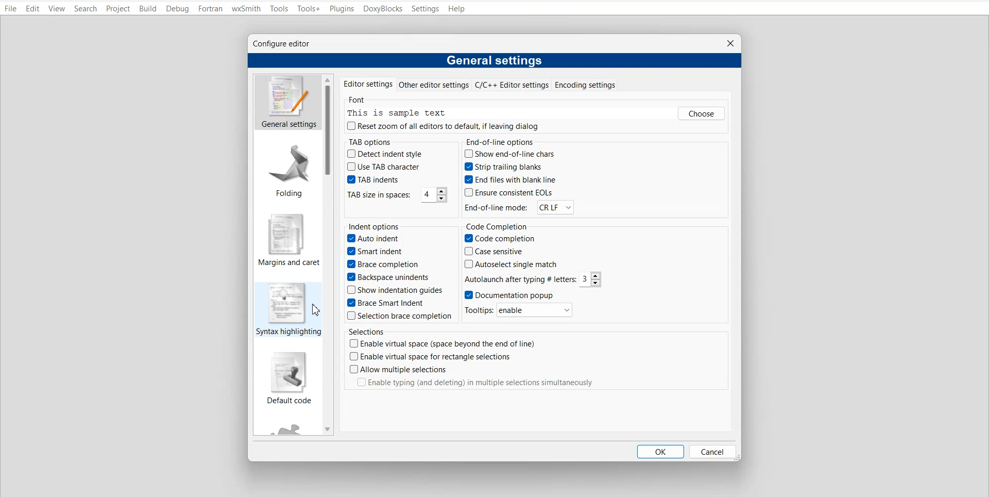  What do you see at coordinates (511, 154) in the screenshot?
I see `show end-of-line chars` at bounding box center [511, 154].